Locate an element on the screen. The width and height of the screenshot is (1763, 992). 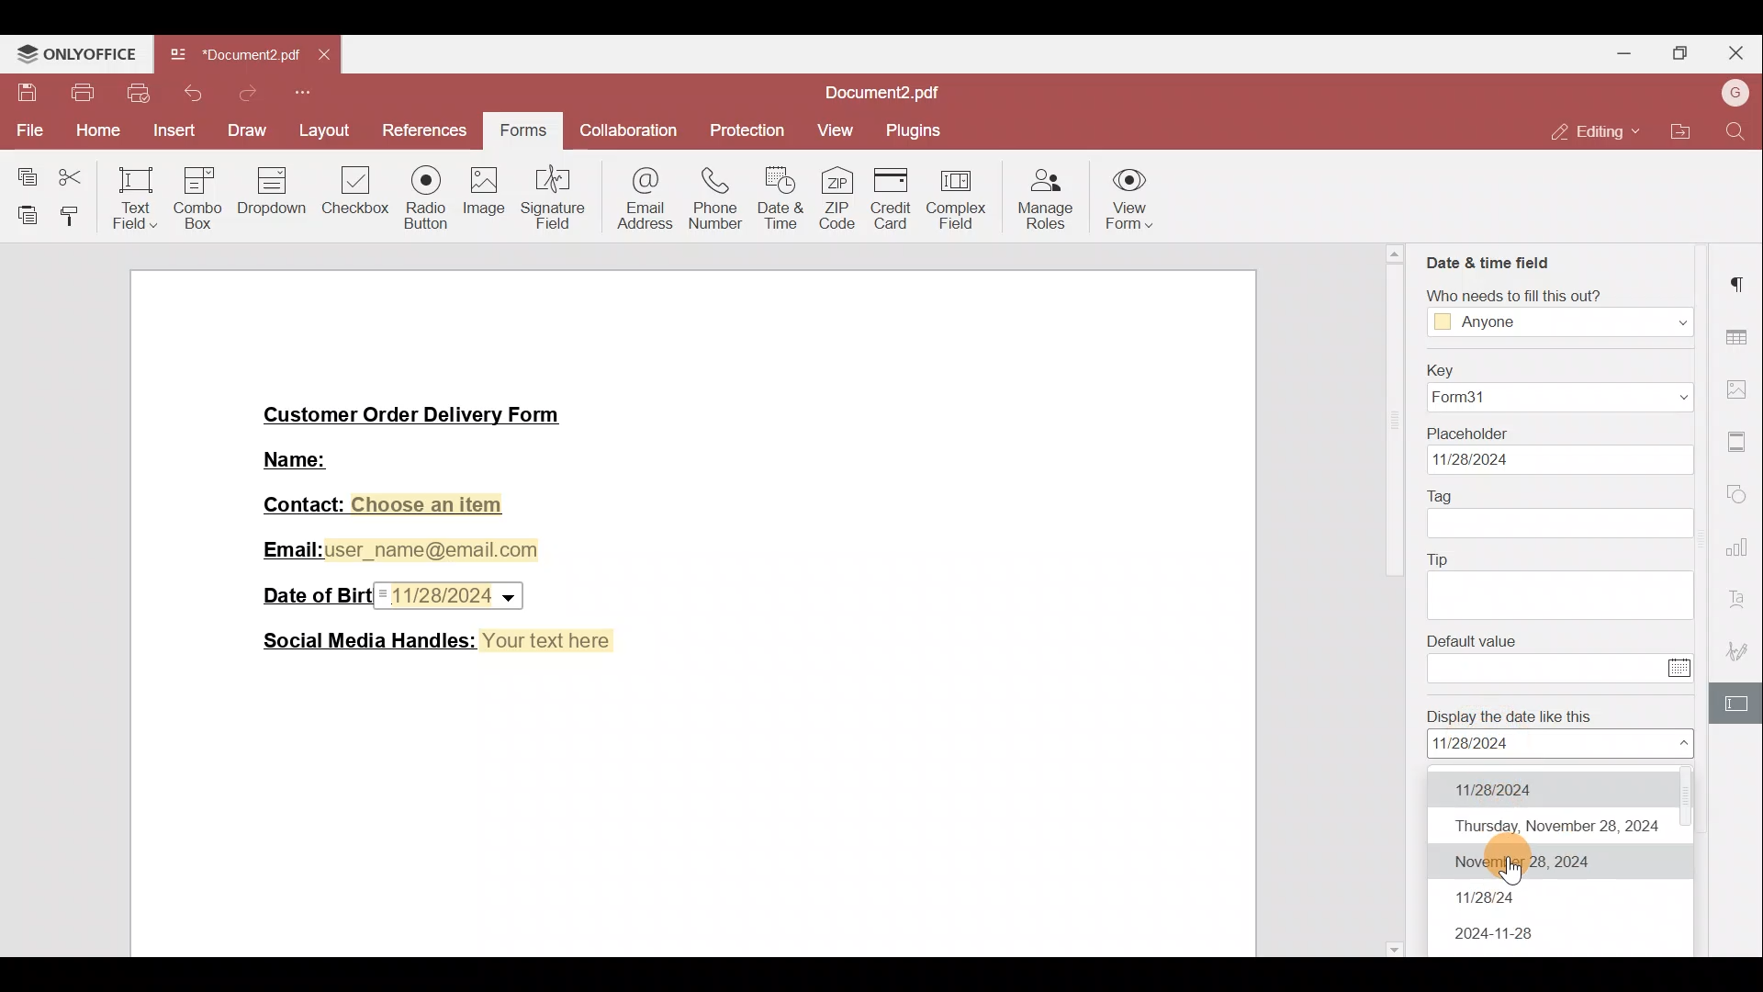
View form is located at coordinates (1126, 203).